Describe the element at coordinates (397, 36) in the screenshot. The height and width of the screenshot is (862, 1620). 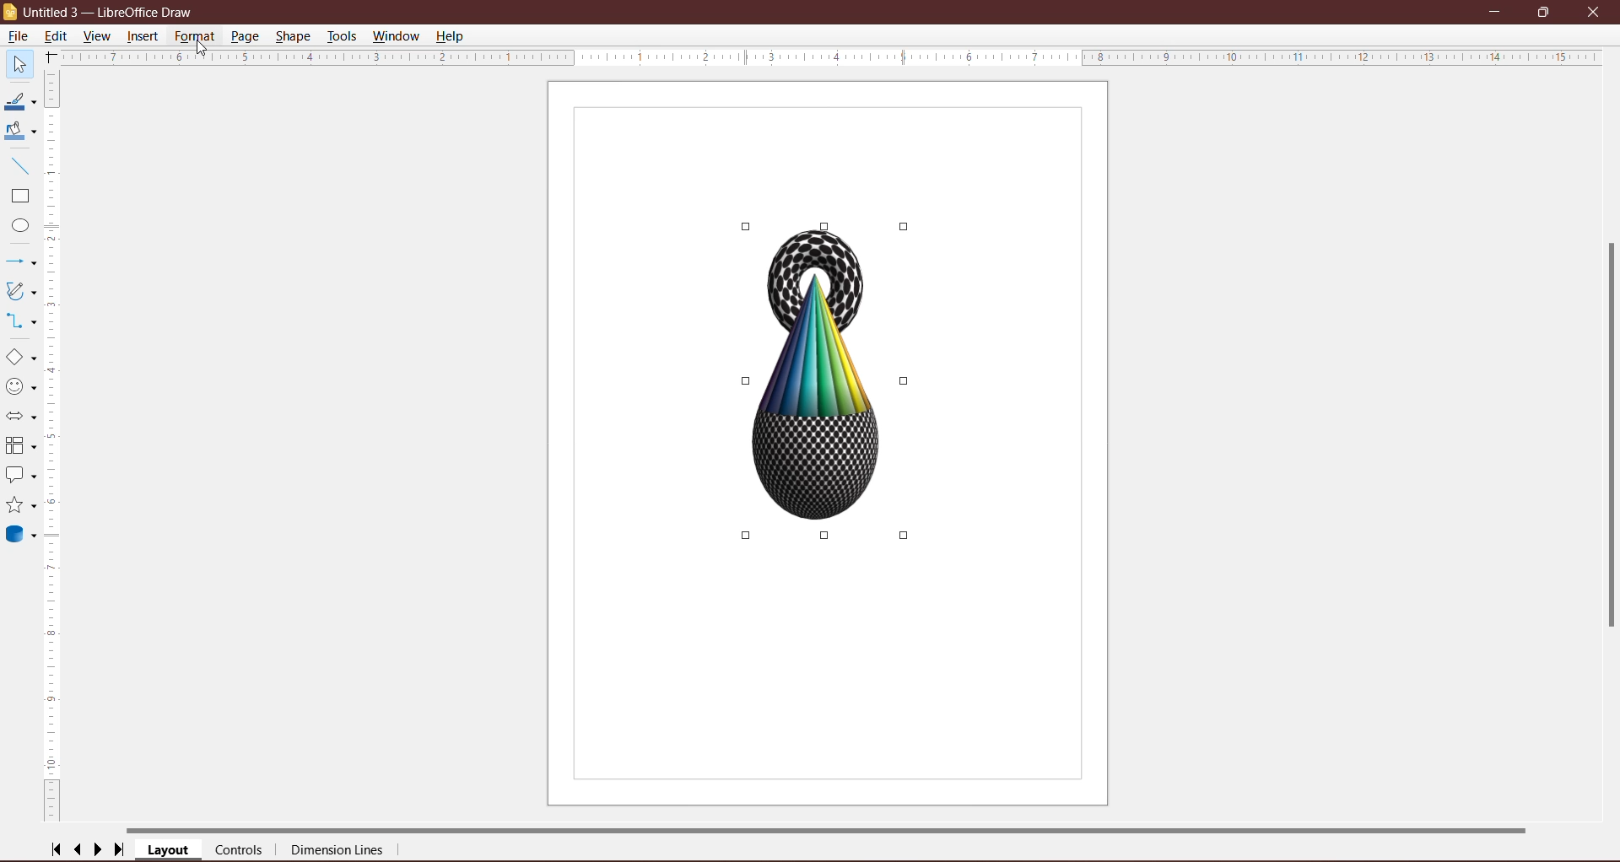
I see `Window` at that location.